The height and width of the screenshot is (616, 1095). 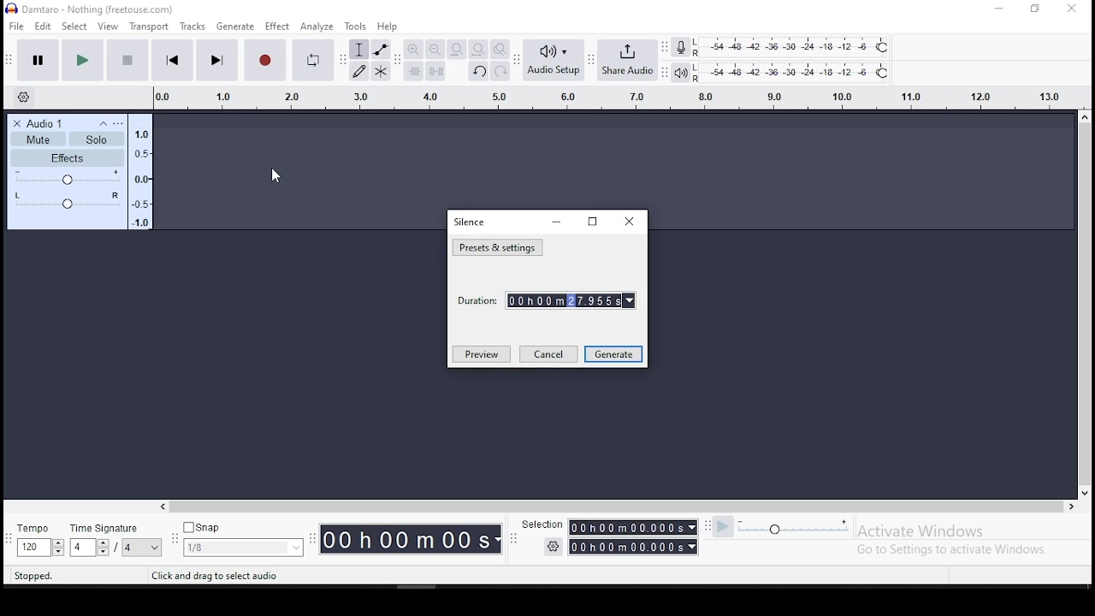 I want to click on mouse pointer, so click(x=275, y=175).